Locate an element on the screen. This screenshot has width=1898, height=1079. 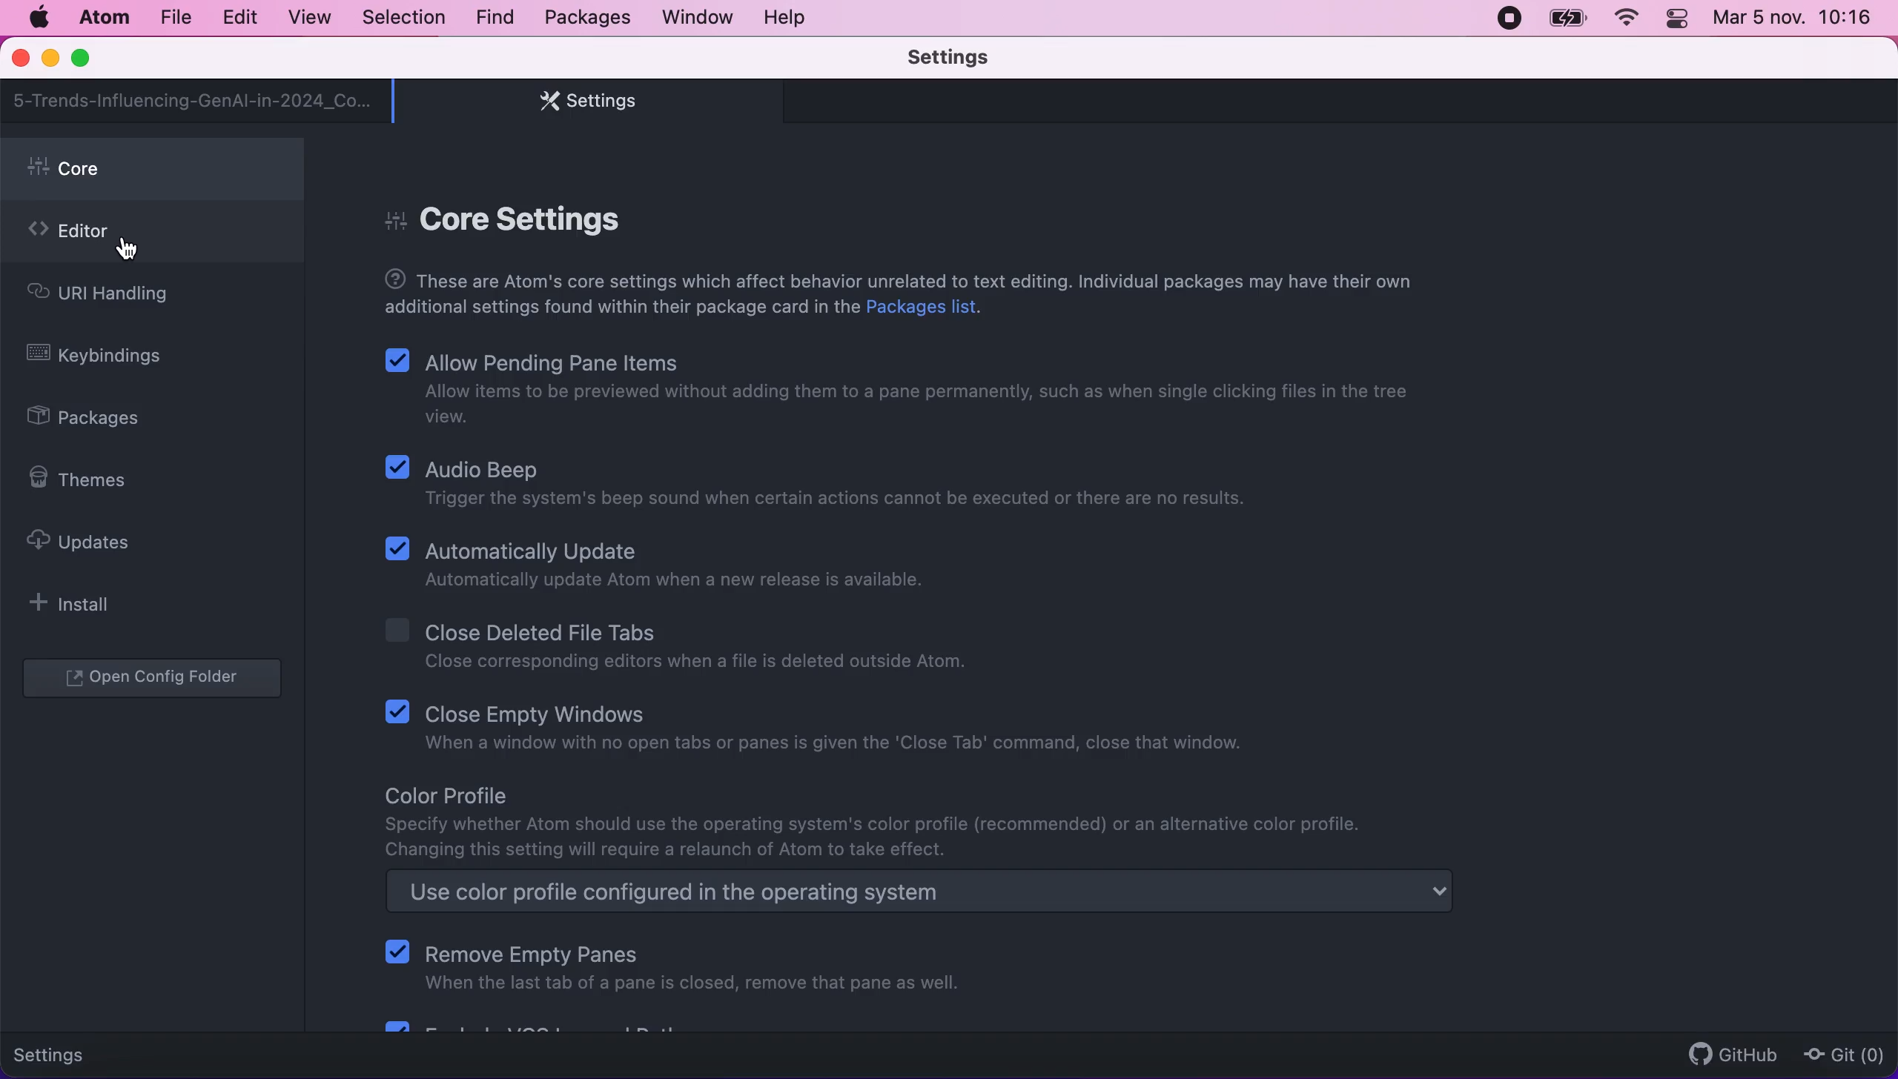
automatically update is located at coordinates (662, 566).